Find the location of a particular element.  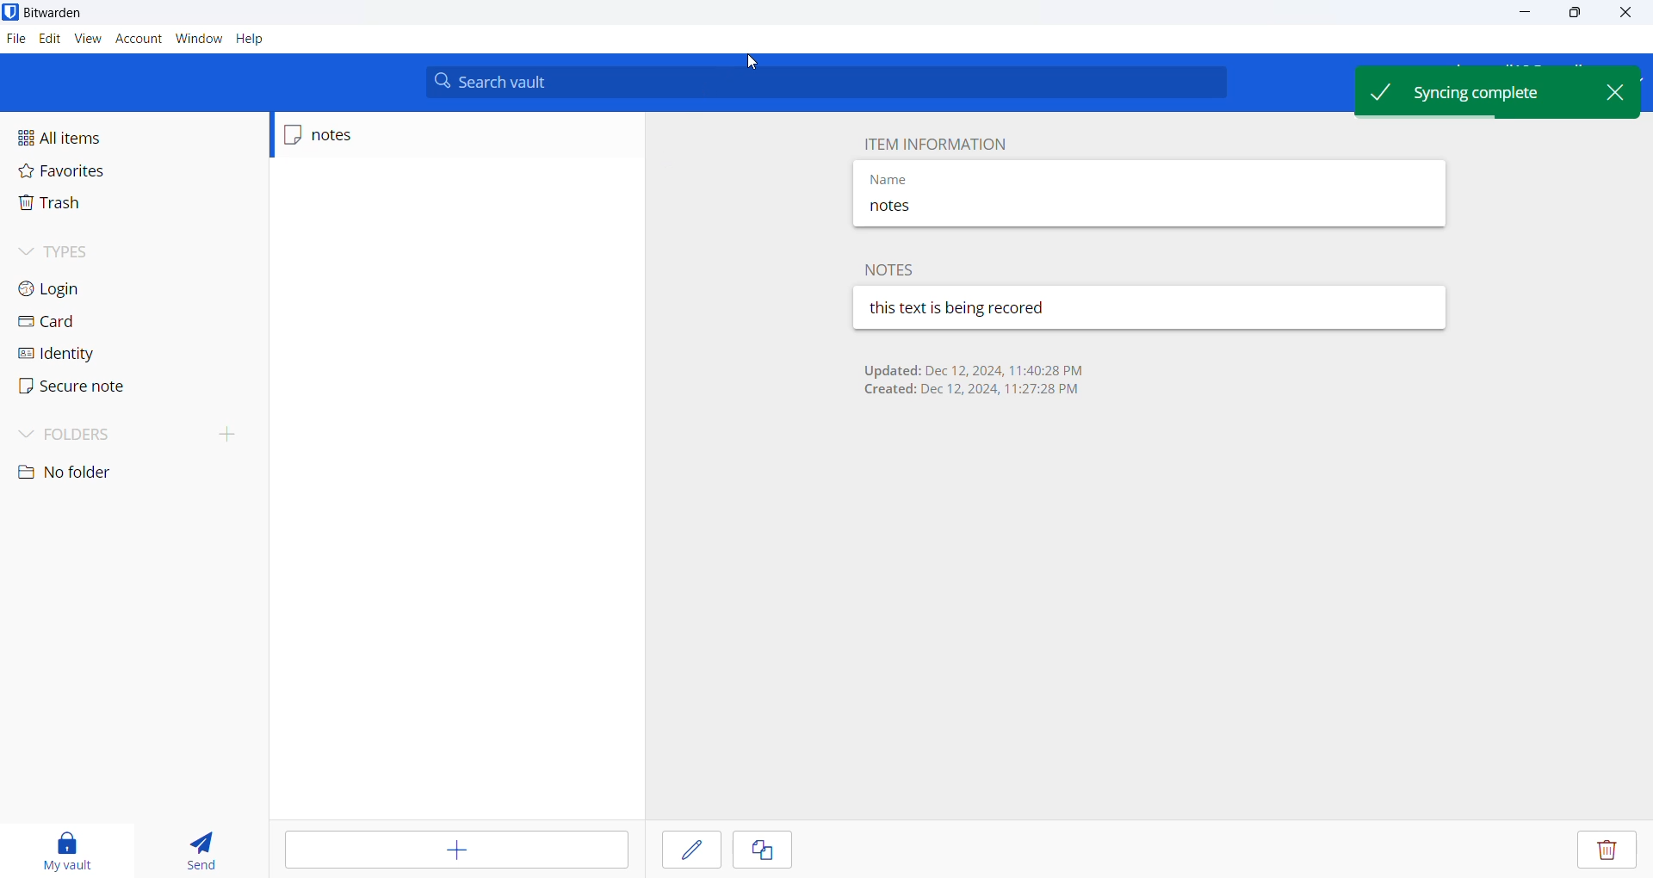

notes is located at coordinates (954, 209).